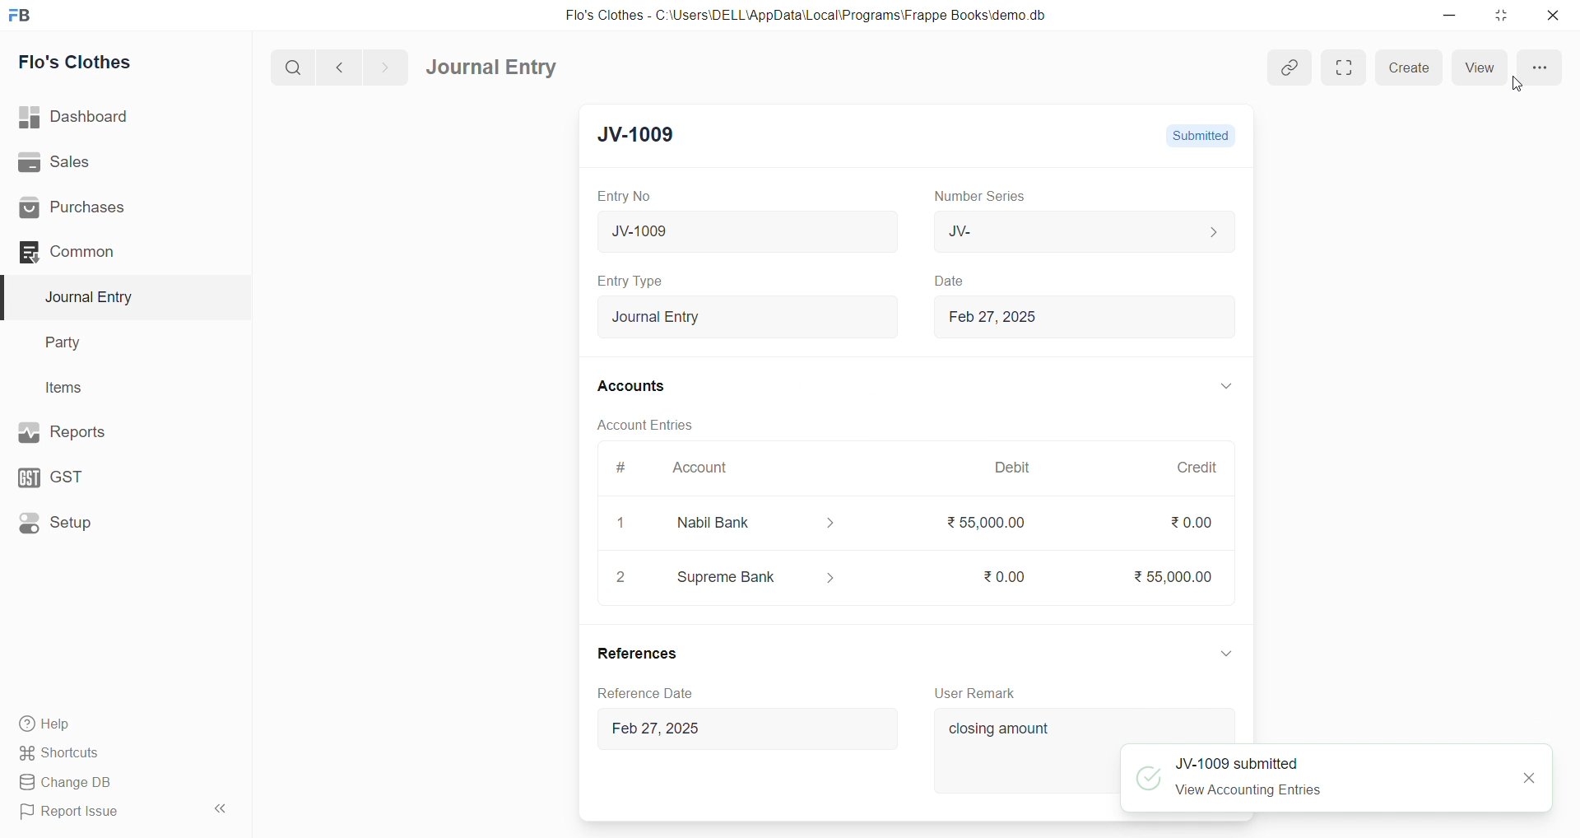 Image resolution: width=1580 pixels, height=838 pixels. Describe the element at coordinates (1183, 523) in the screenshot. I see `₹0.00` at that location.